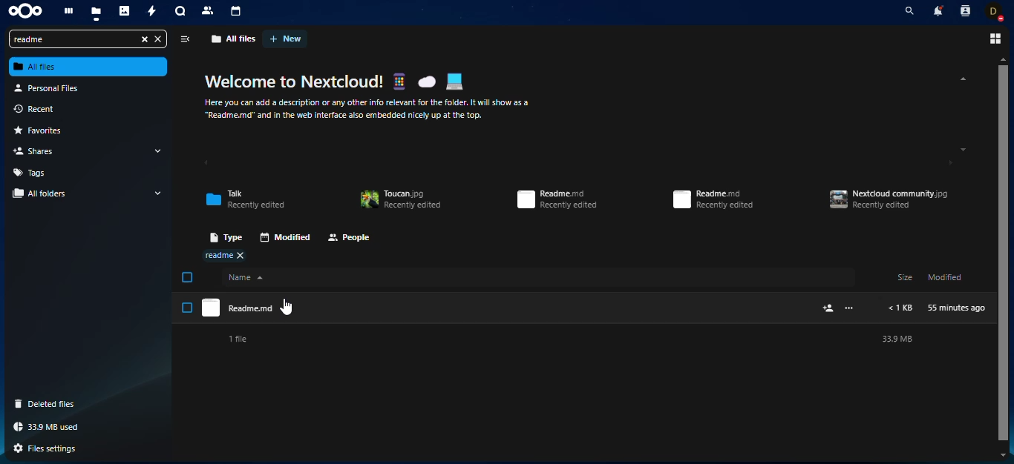  I want to click on Click to select, so click(187, 308).